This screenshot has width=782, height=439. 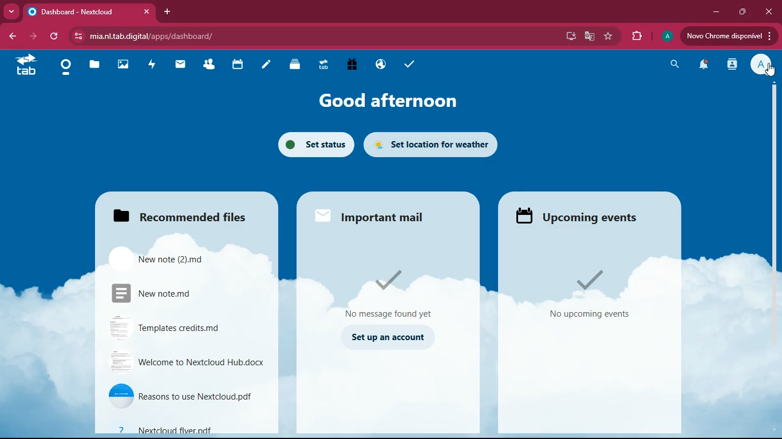 What do you see at coordinates (183, 396) in the screenshot?
I see `file` at bounding box center [183, 396].